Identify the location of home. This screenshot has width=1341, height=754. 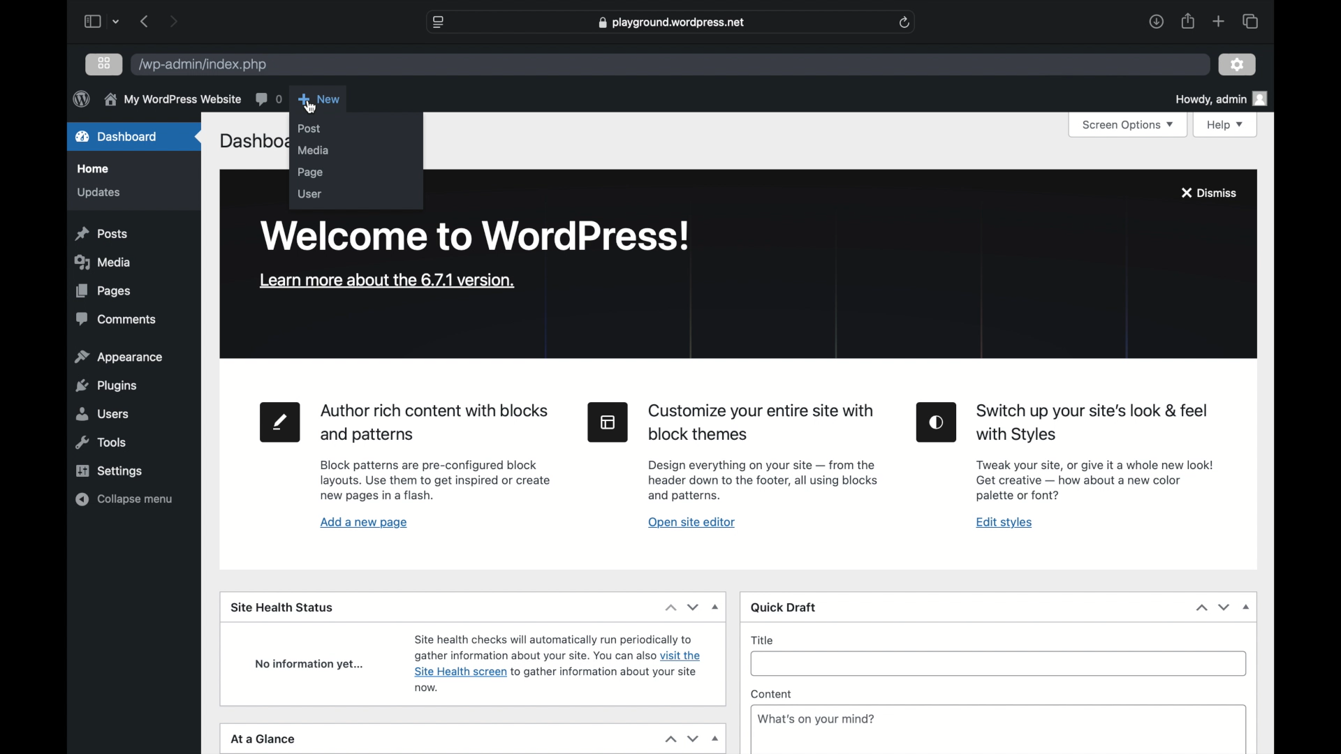
(92, 168).